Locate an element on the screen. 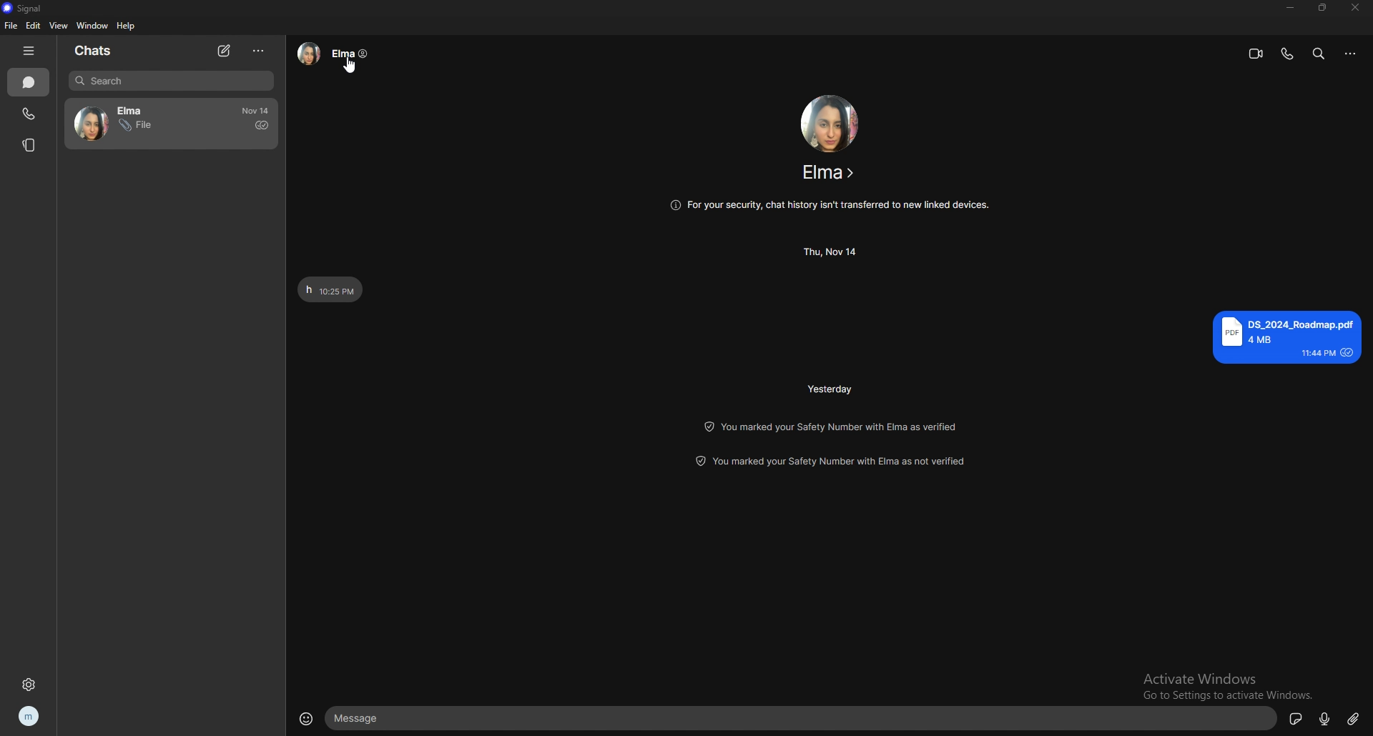 This screenshot has height=736, width=1373. date is located at coordinates (257, 111).